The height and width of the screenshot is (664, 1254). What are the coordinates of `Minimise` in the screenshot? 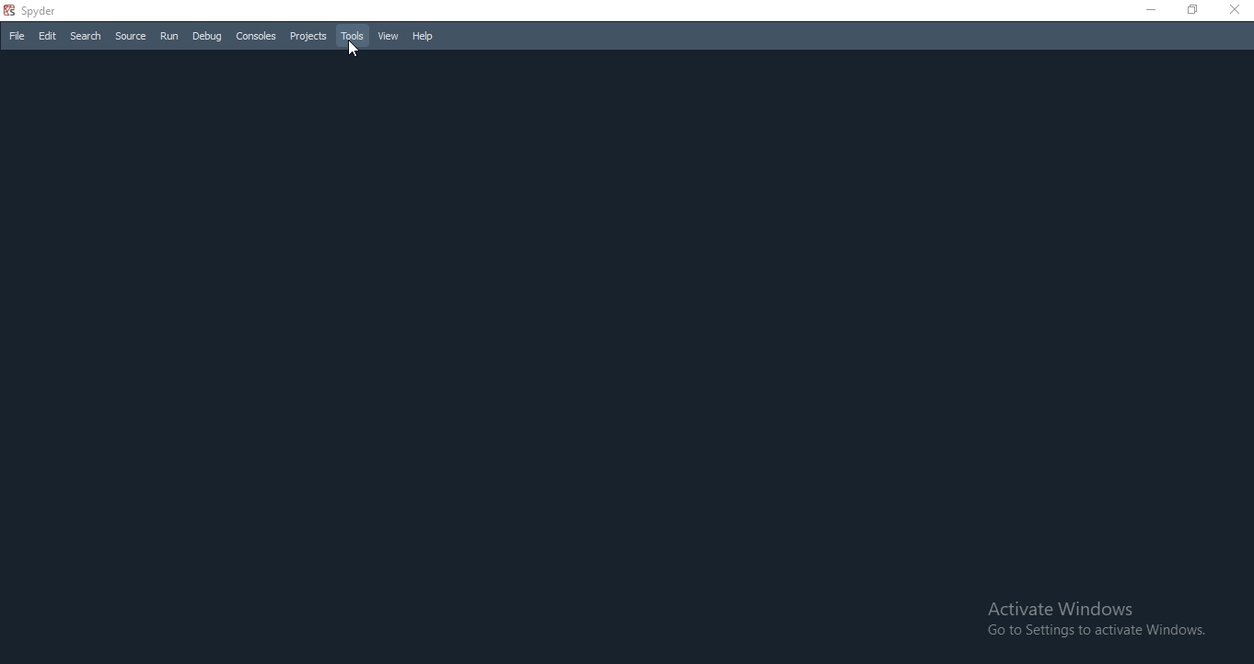 It's located at (1148, 9).